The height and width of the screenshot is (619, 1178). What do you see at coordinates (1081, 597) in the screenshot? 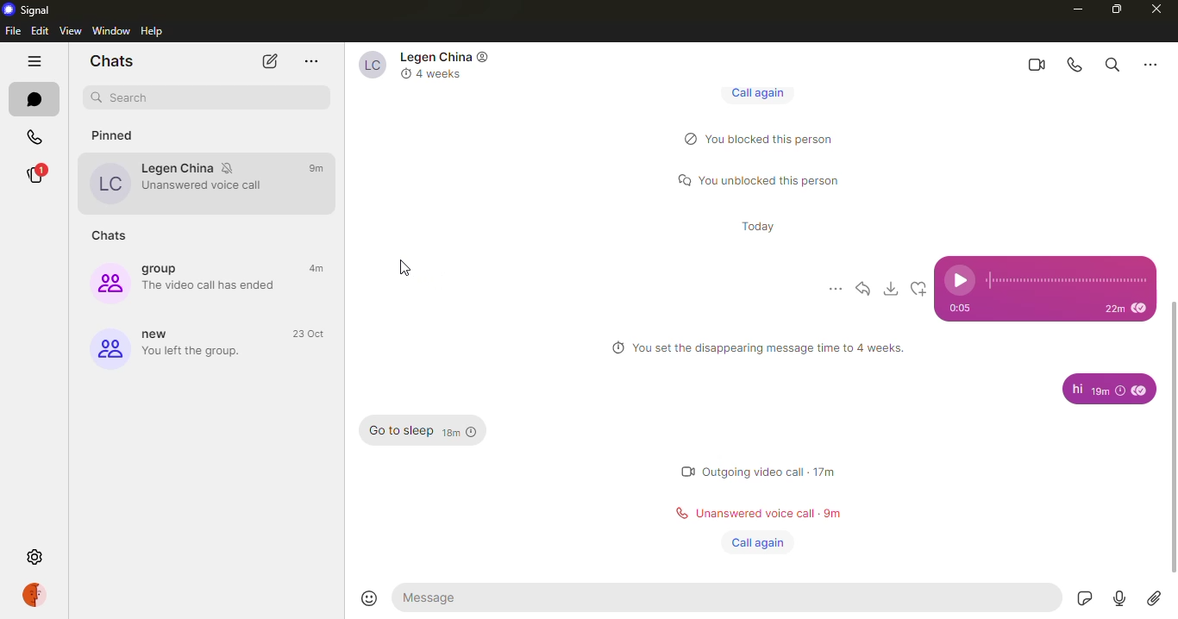
I see `sticker` at bounding box center [1081, 597].